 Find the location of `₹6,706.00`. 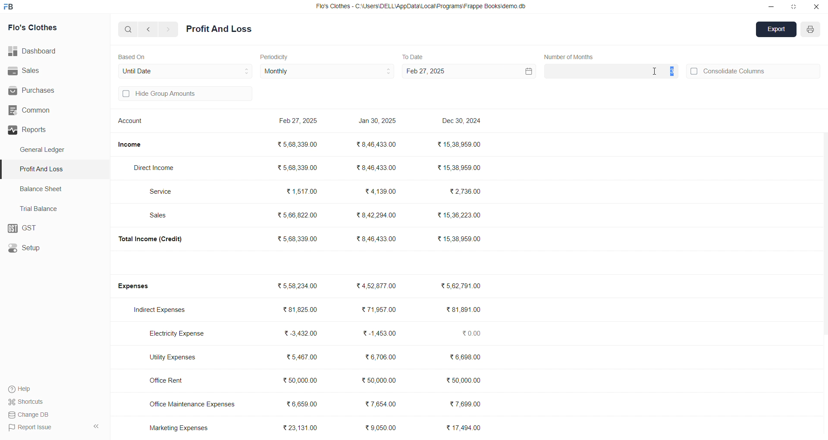

₹6,706.00 is located at coordinates (381, 358).